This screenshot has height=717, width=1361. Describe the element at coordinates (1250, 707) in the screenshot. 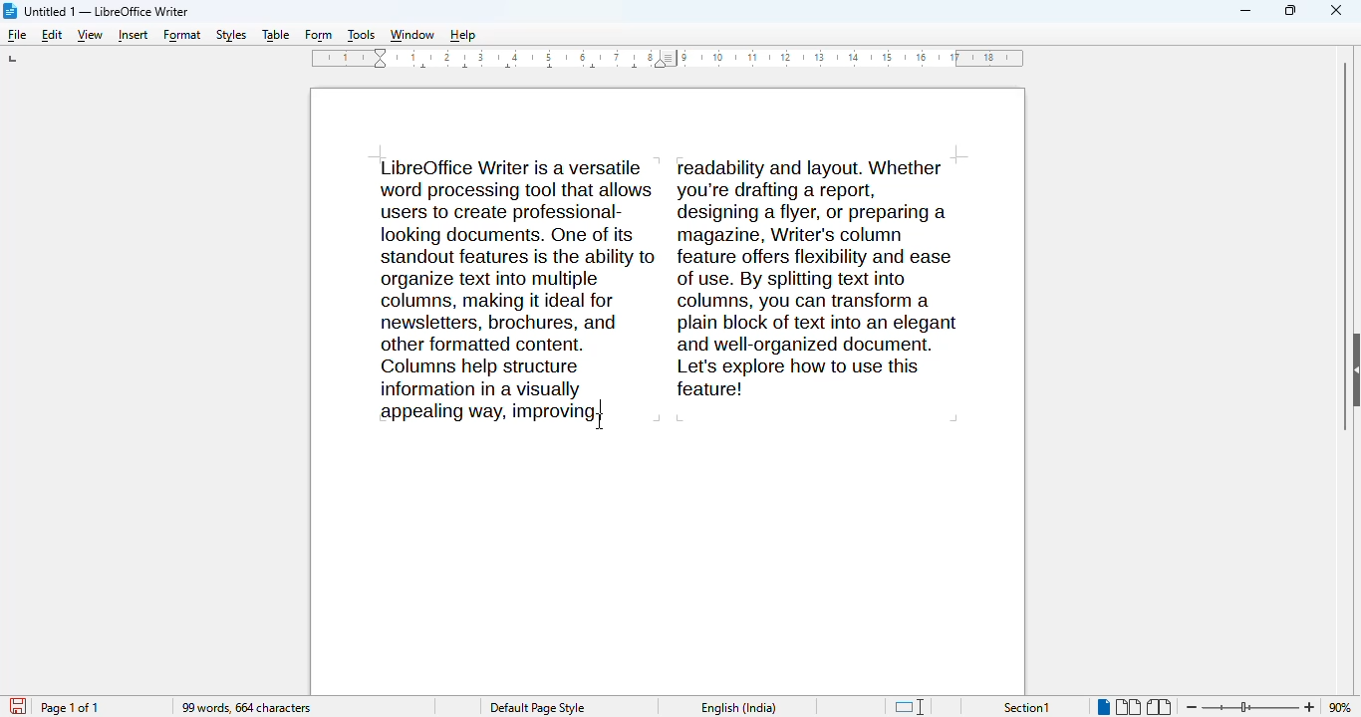

I see `zoom in or zoom out bar` at that location.